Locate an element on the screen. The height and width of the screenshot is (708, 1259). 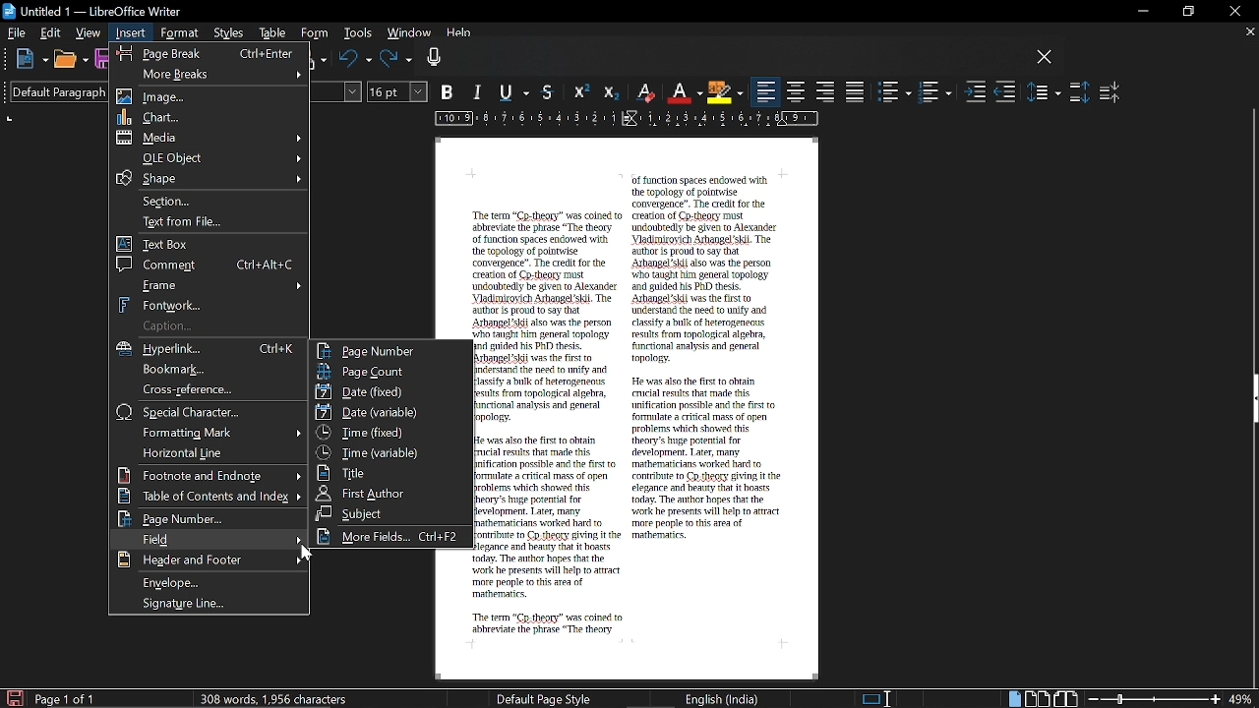
Decrease indent is located at coordinates (1005, 93).